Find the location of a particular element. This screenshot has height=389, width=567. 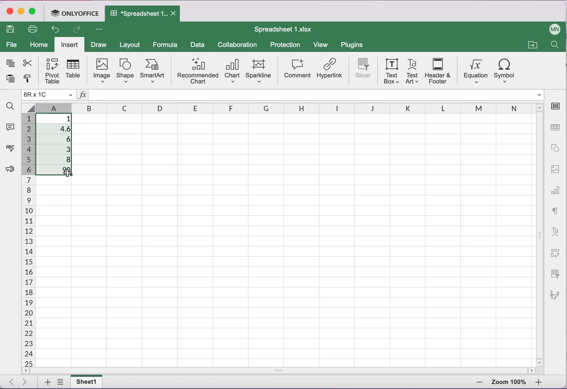

insert is located at coordinates (69, 44).